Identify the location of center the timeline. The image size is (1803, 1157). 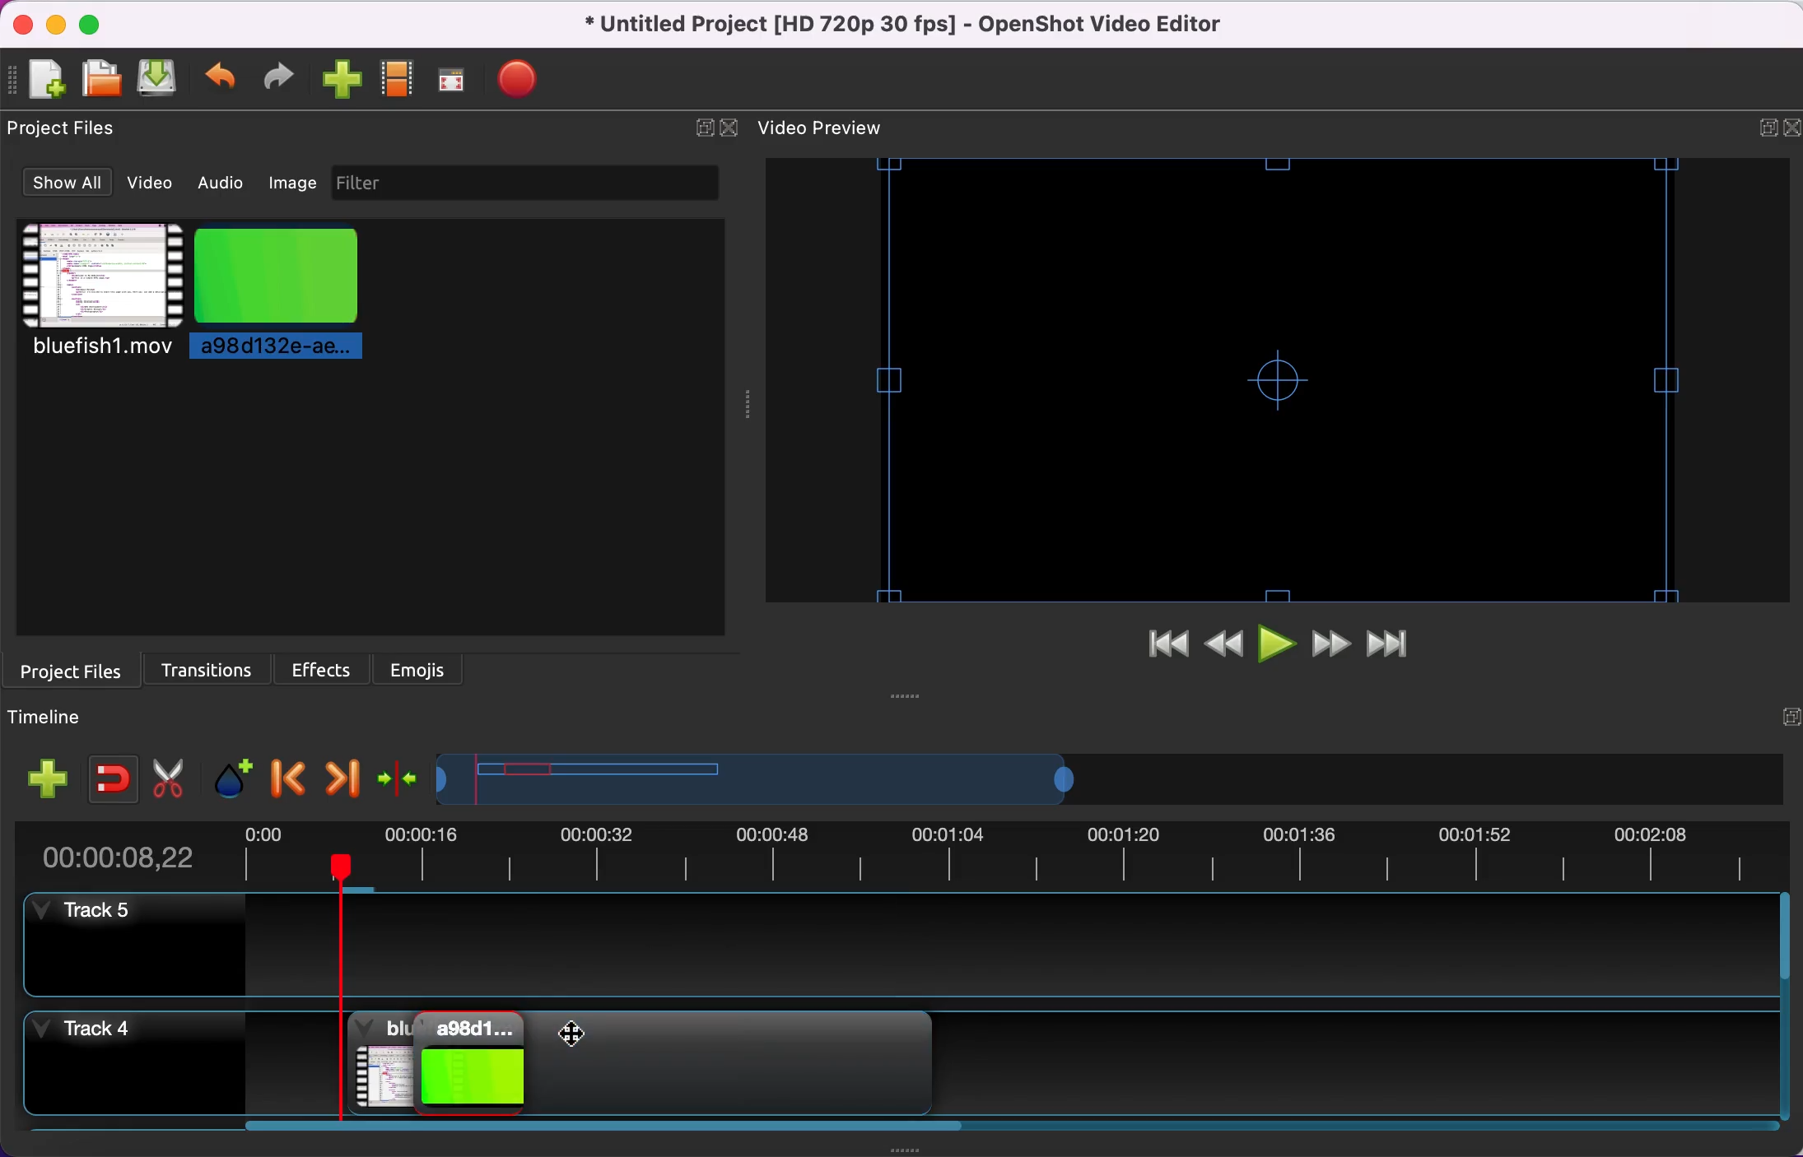
(399, 778).